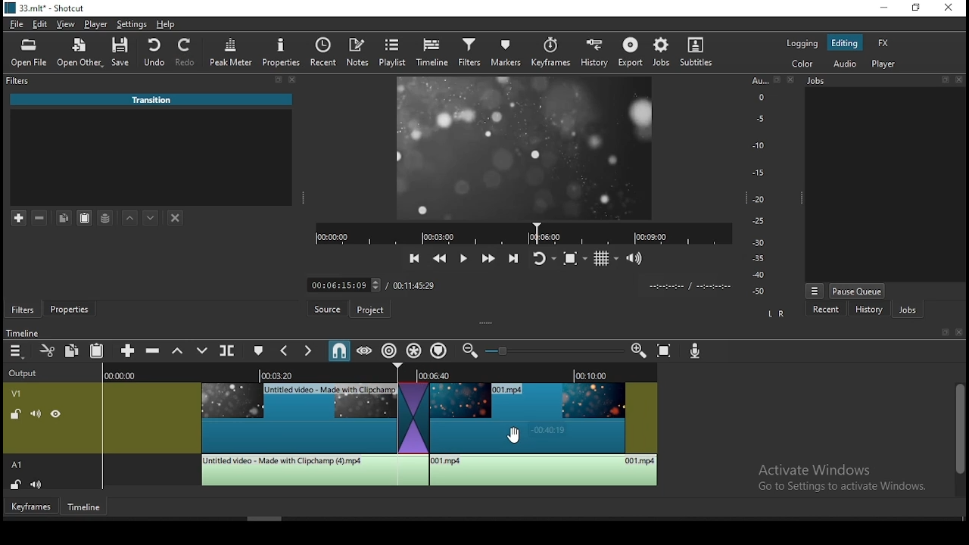 This screenshot has height=545, width=969. I want to click on restore, so click(915, 8).